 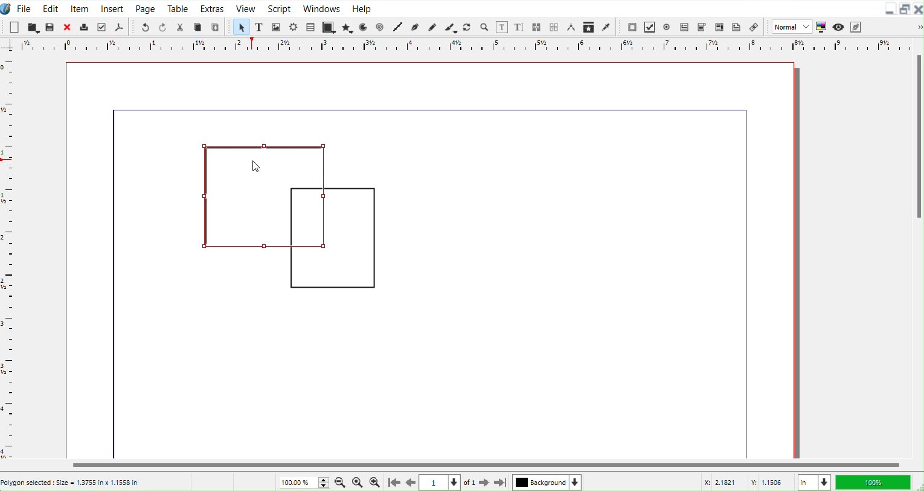 What do you see at coordinates (277, 27) in the screenshot?
I see `Image Frame` at bounding box center [277, 27].